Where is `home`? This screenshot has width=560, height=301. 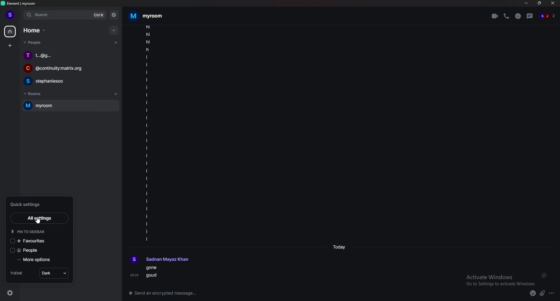 home is located at coordinates (35, 30).